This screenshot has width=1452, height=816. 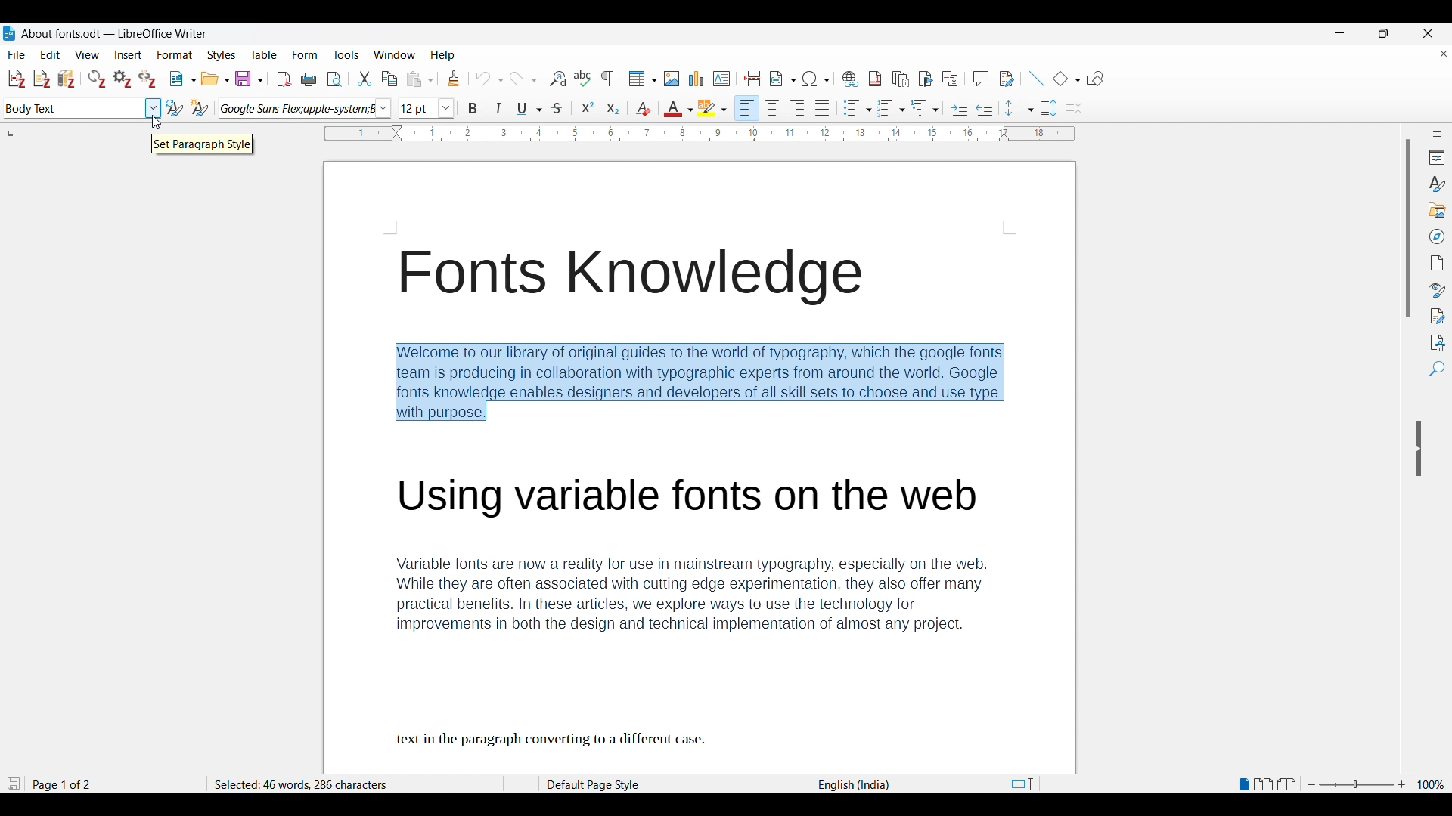 I want to click on Accessibility check, so click(x=1438, y=344).